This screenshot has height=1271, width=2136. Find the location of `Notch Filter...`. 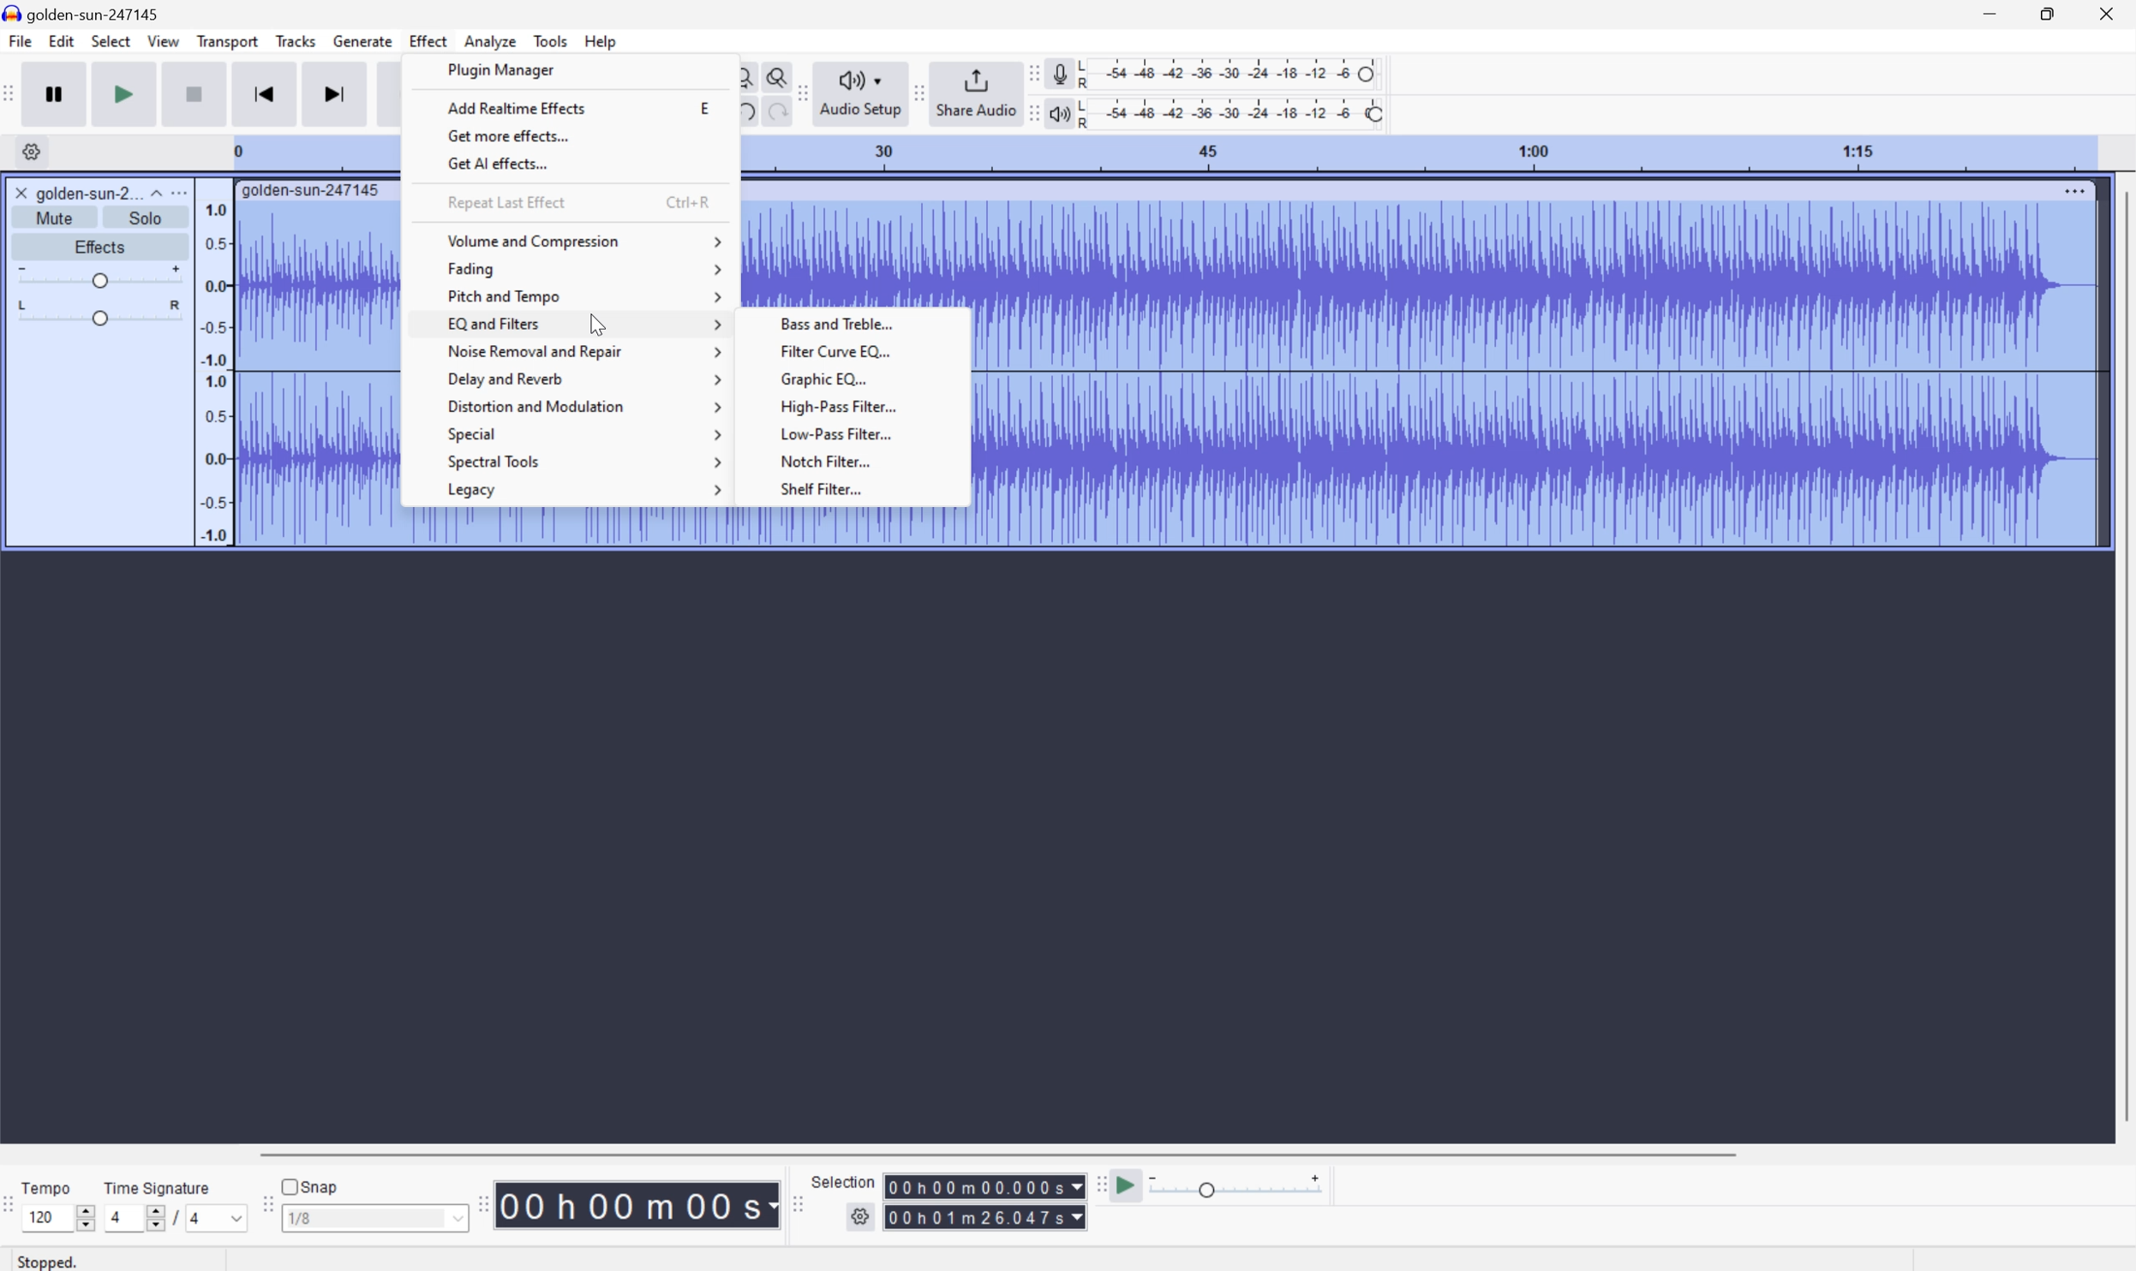

Notch Filter... is located at coordinates (866, 461).